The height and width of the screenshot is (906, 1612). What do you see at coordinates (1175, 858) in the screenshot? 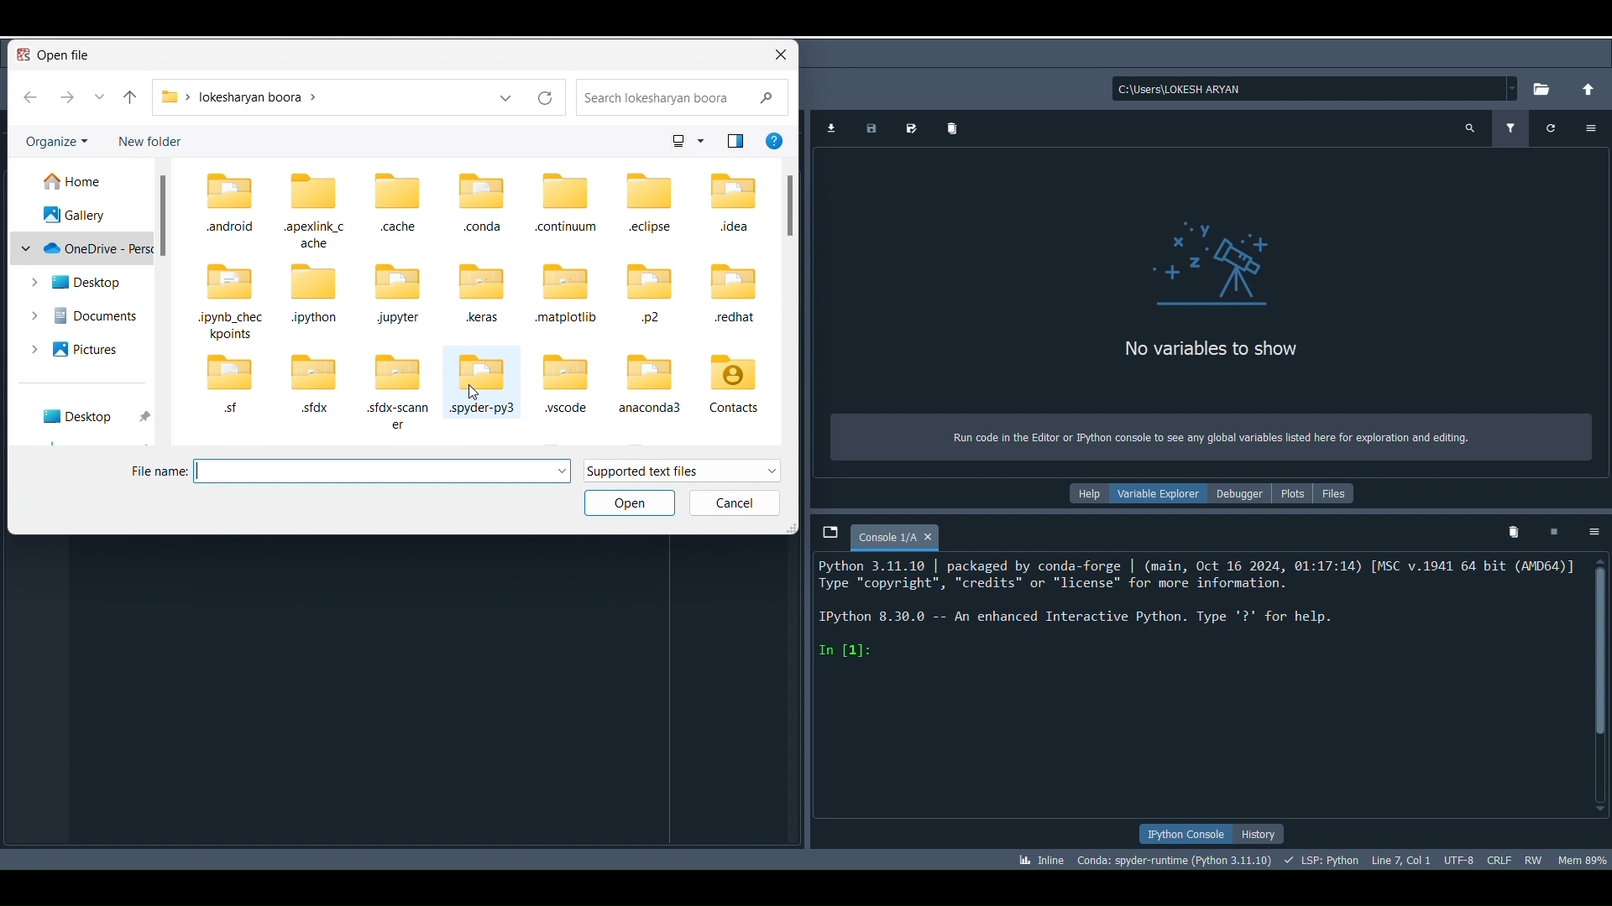
I see `Version` at bounding box center [1175, 858].